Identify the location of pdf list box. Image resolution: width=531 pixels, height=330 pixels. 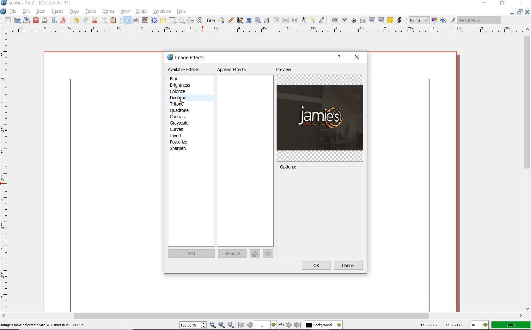
(381, 21).